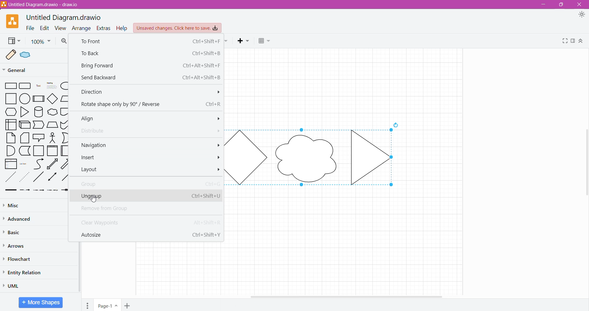  I want to click on Cursor, so click(94, 199).